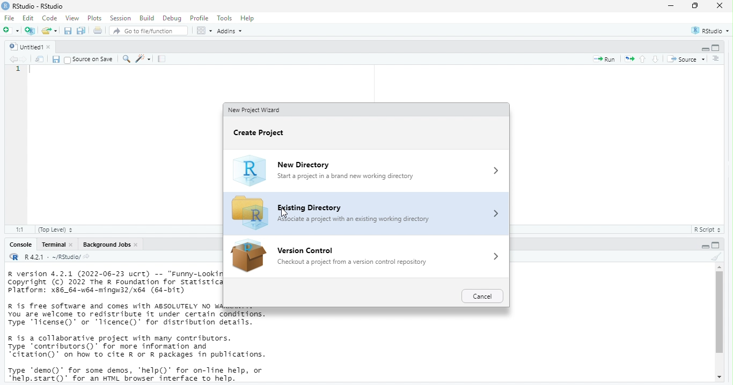  What do you see at coordinates (123, 148) in the screenshot?
I see `code area` at bounding box center [123, 148].